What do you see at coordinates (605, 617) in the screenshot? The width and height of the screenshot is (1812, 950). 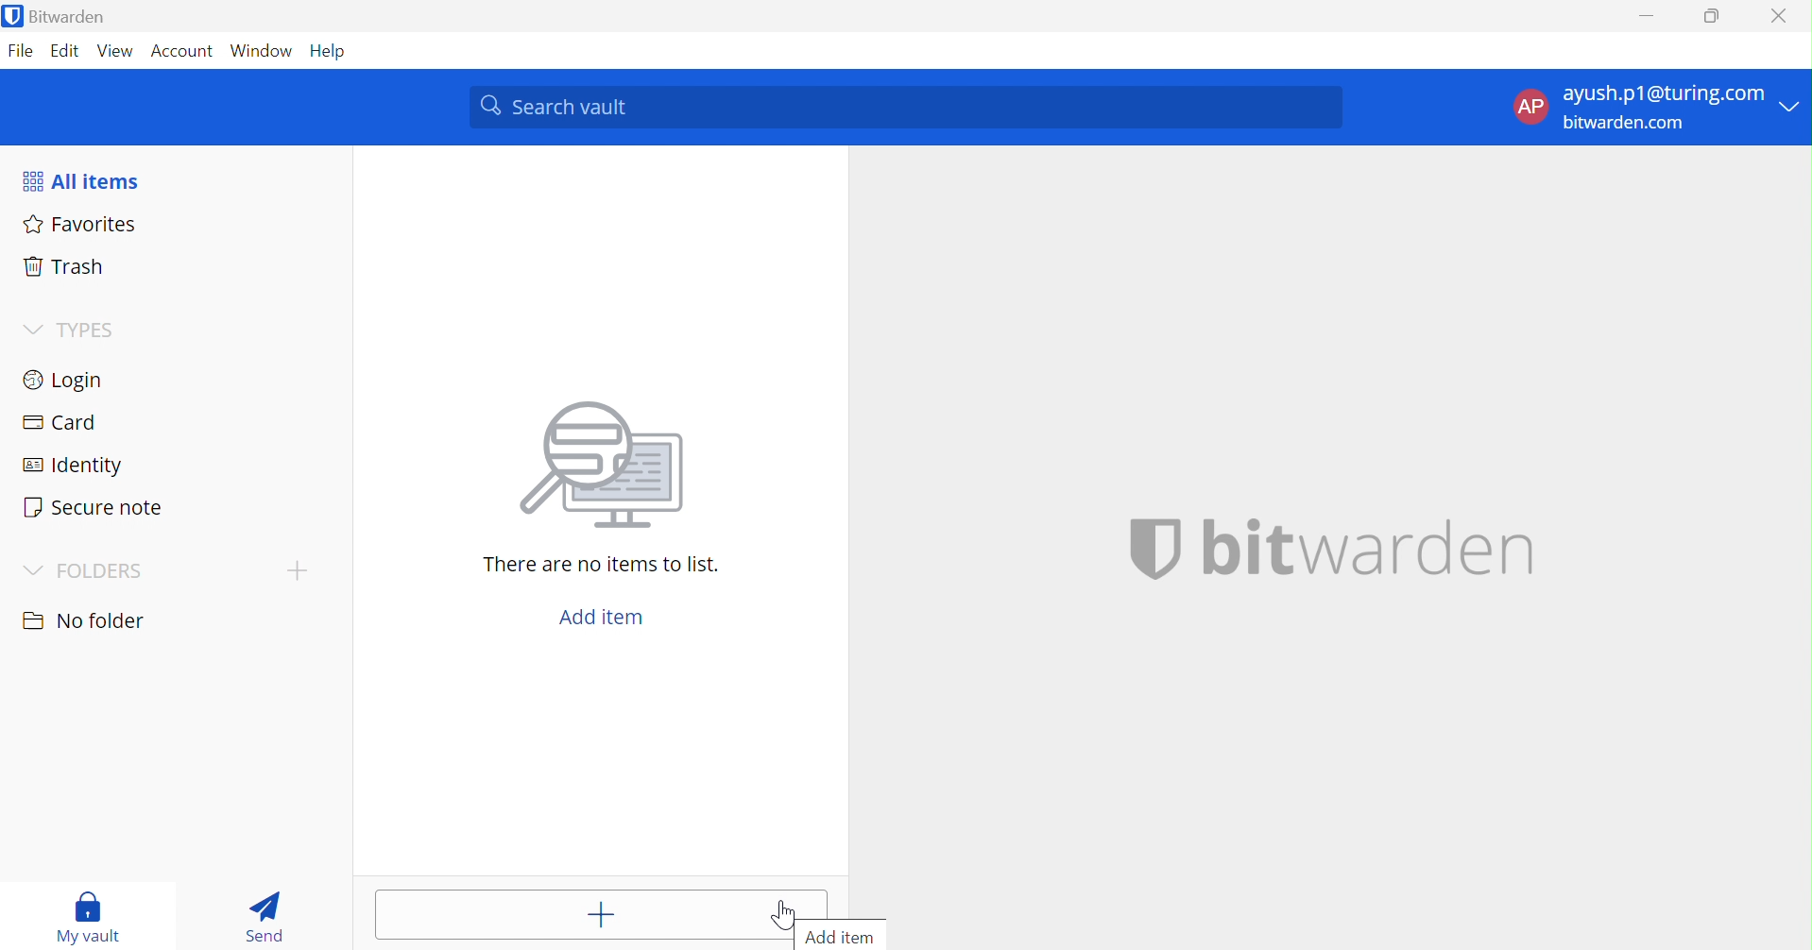 I see `Add item` at bounding box center [605, 617].